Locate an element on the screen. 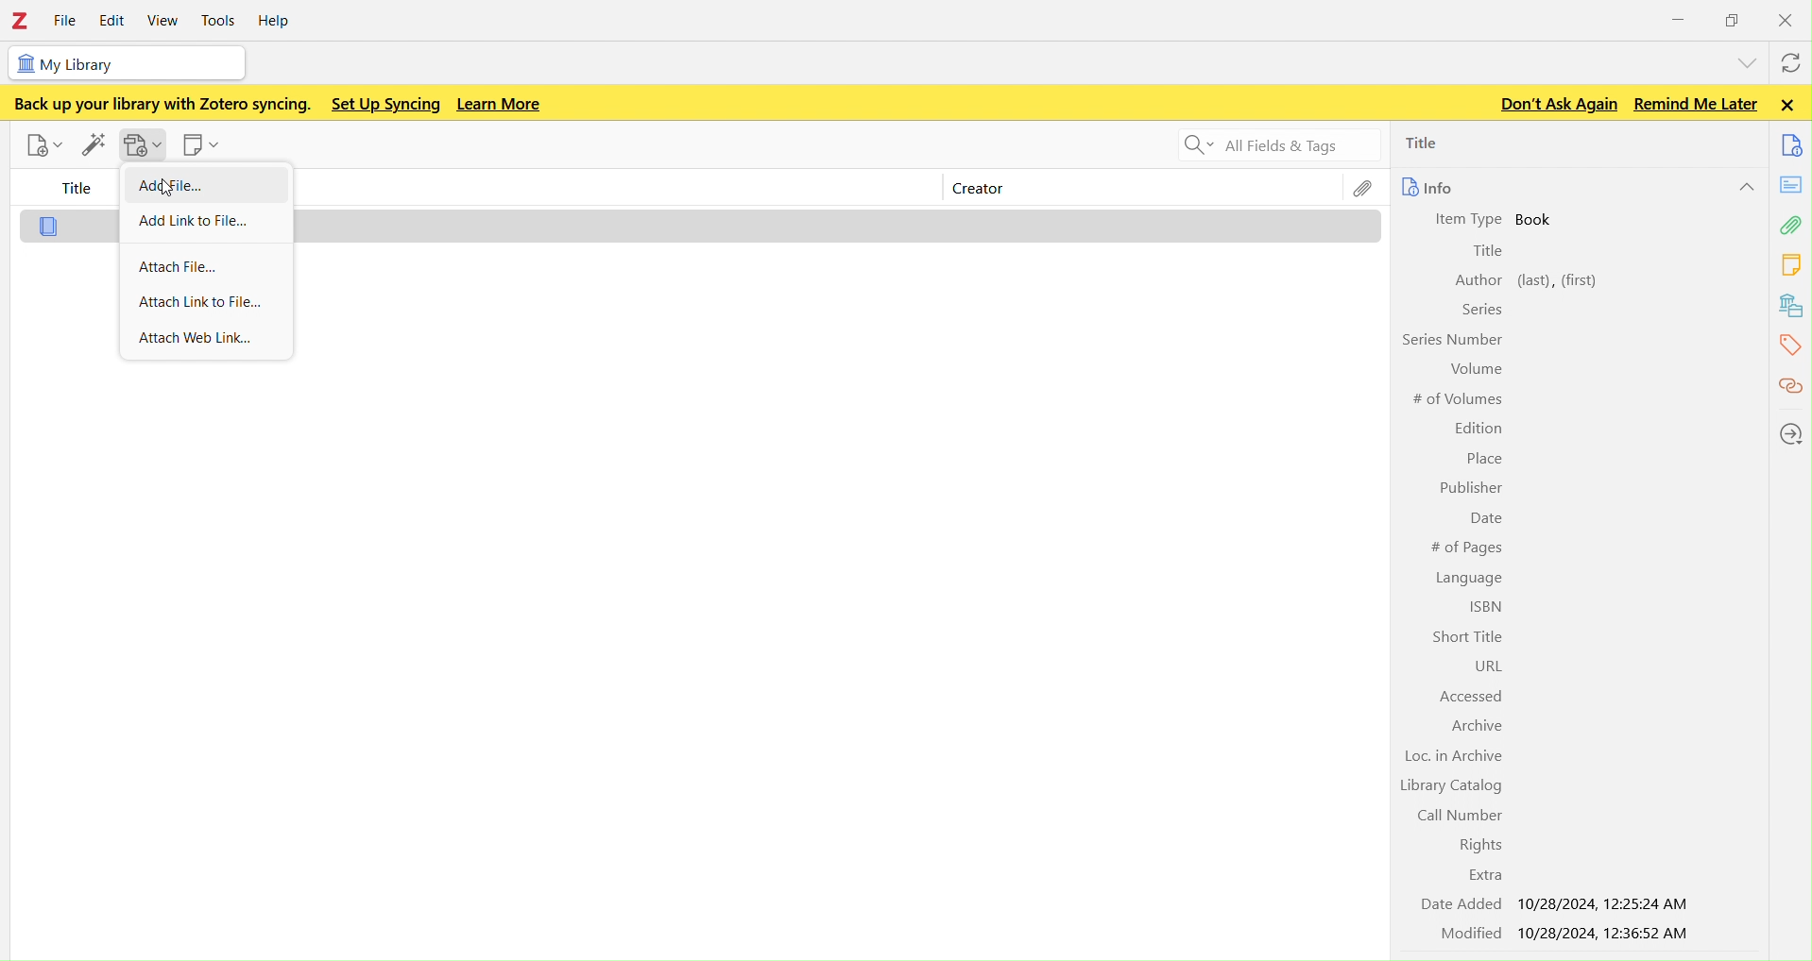 The image size is (1812, 961). Modified is located at coordinates (1455, 933).